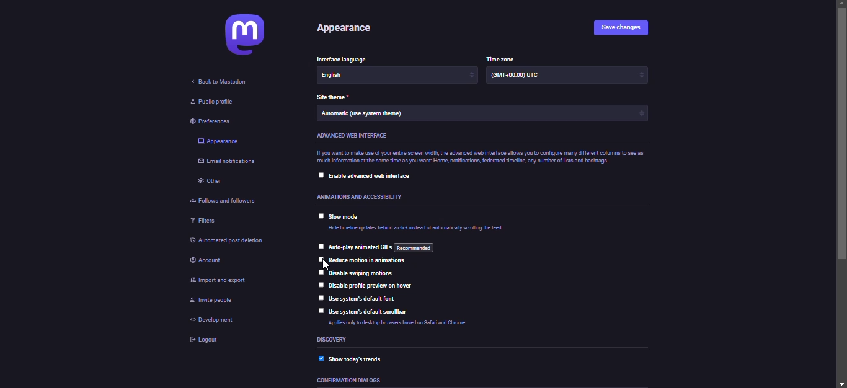 Image resolution: width=847 pixels, height=388 pixels. What do you see at coordinates (525, 76) in the screenshot?
I see `time zone` at bounding box center [525, 76].